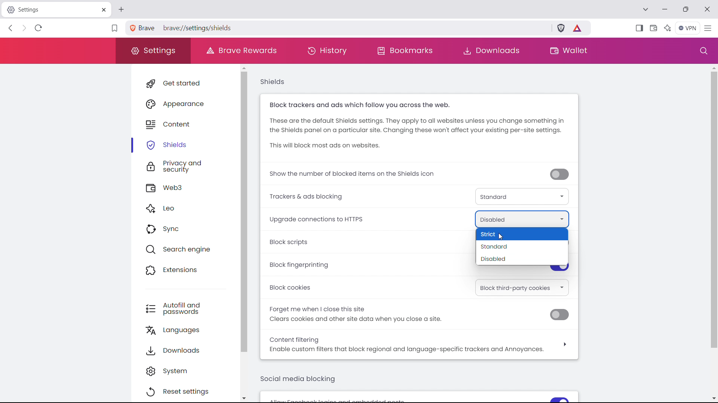  Describe the element at coordinates (245, 50) in the screenshot. I see `brave rewards` at that location.